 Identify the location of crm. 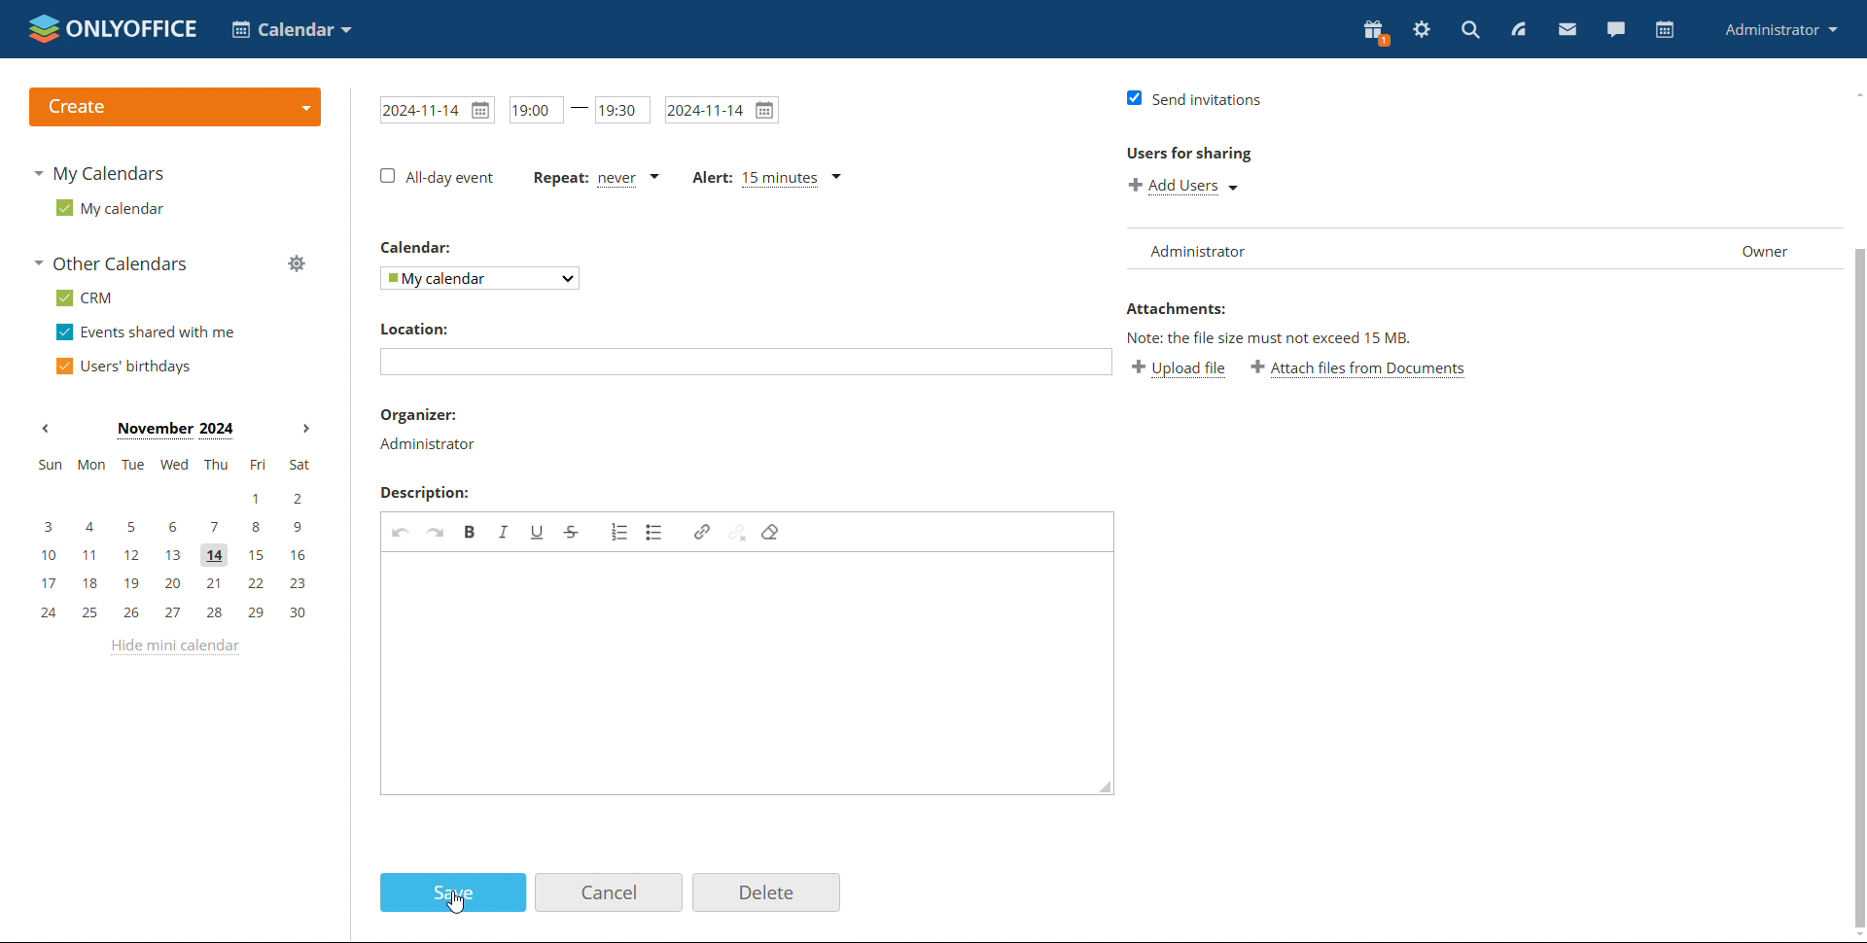
(84, 298).